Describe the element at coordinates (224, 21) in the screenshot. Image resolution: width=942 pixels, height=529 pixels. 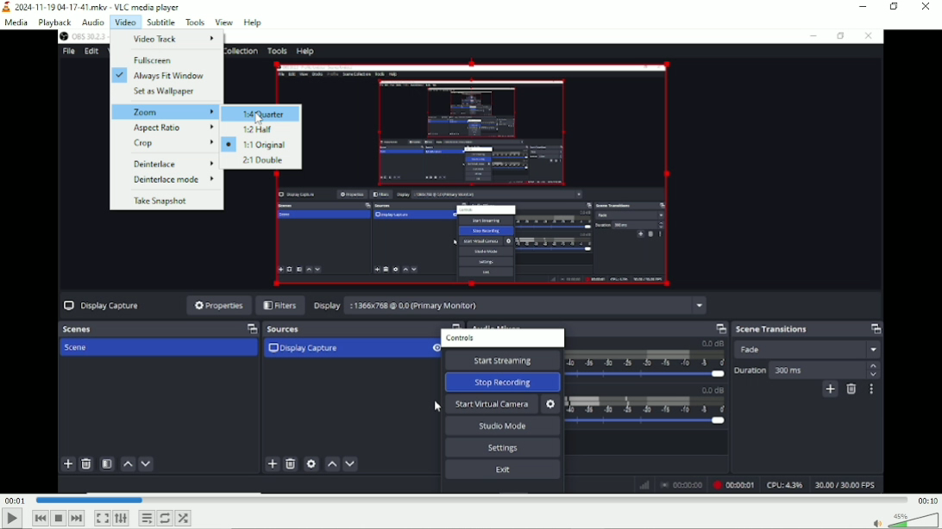
I see `View` at that location.